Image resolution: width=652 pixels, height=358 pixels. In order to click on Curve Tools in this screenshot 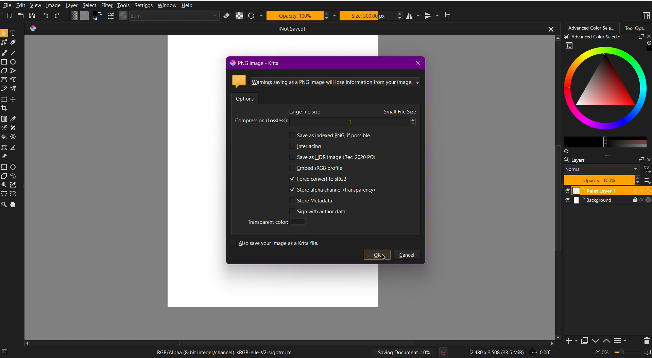, I will do `click(11, 83)`.